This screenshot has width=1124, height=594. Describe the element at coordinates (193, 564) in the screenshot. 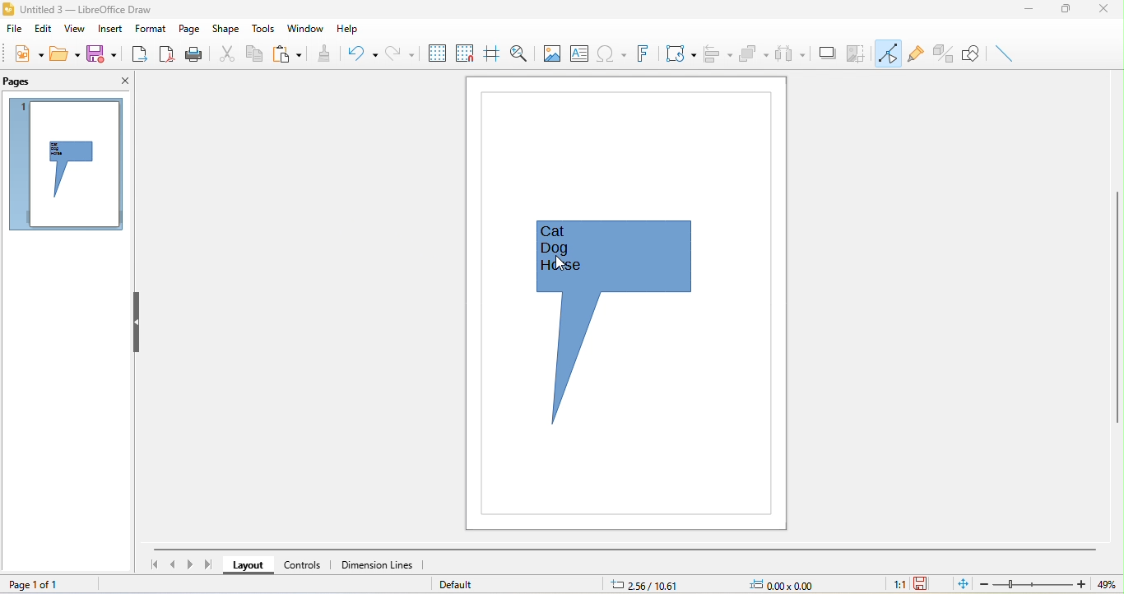

I see `next page` at that location.